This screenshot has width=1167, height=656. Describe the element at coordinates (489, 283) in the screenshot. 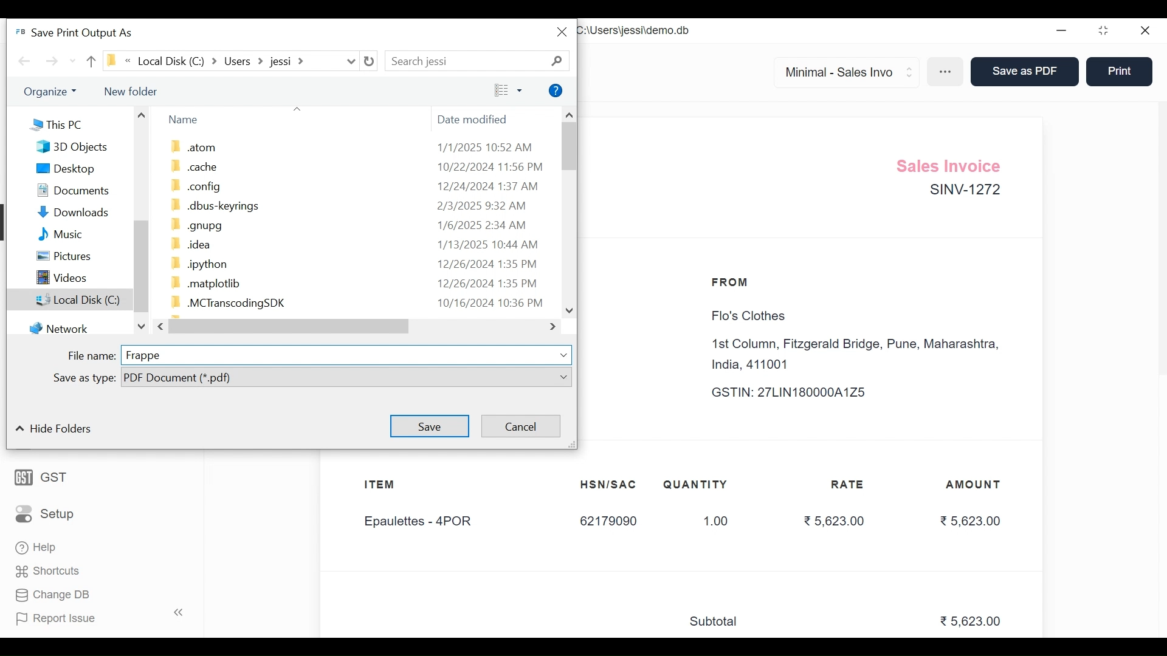

I see `12/26/2024 1:35 PM` at that location.